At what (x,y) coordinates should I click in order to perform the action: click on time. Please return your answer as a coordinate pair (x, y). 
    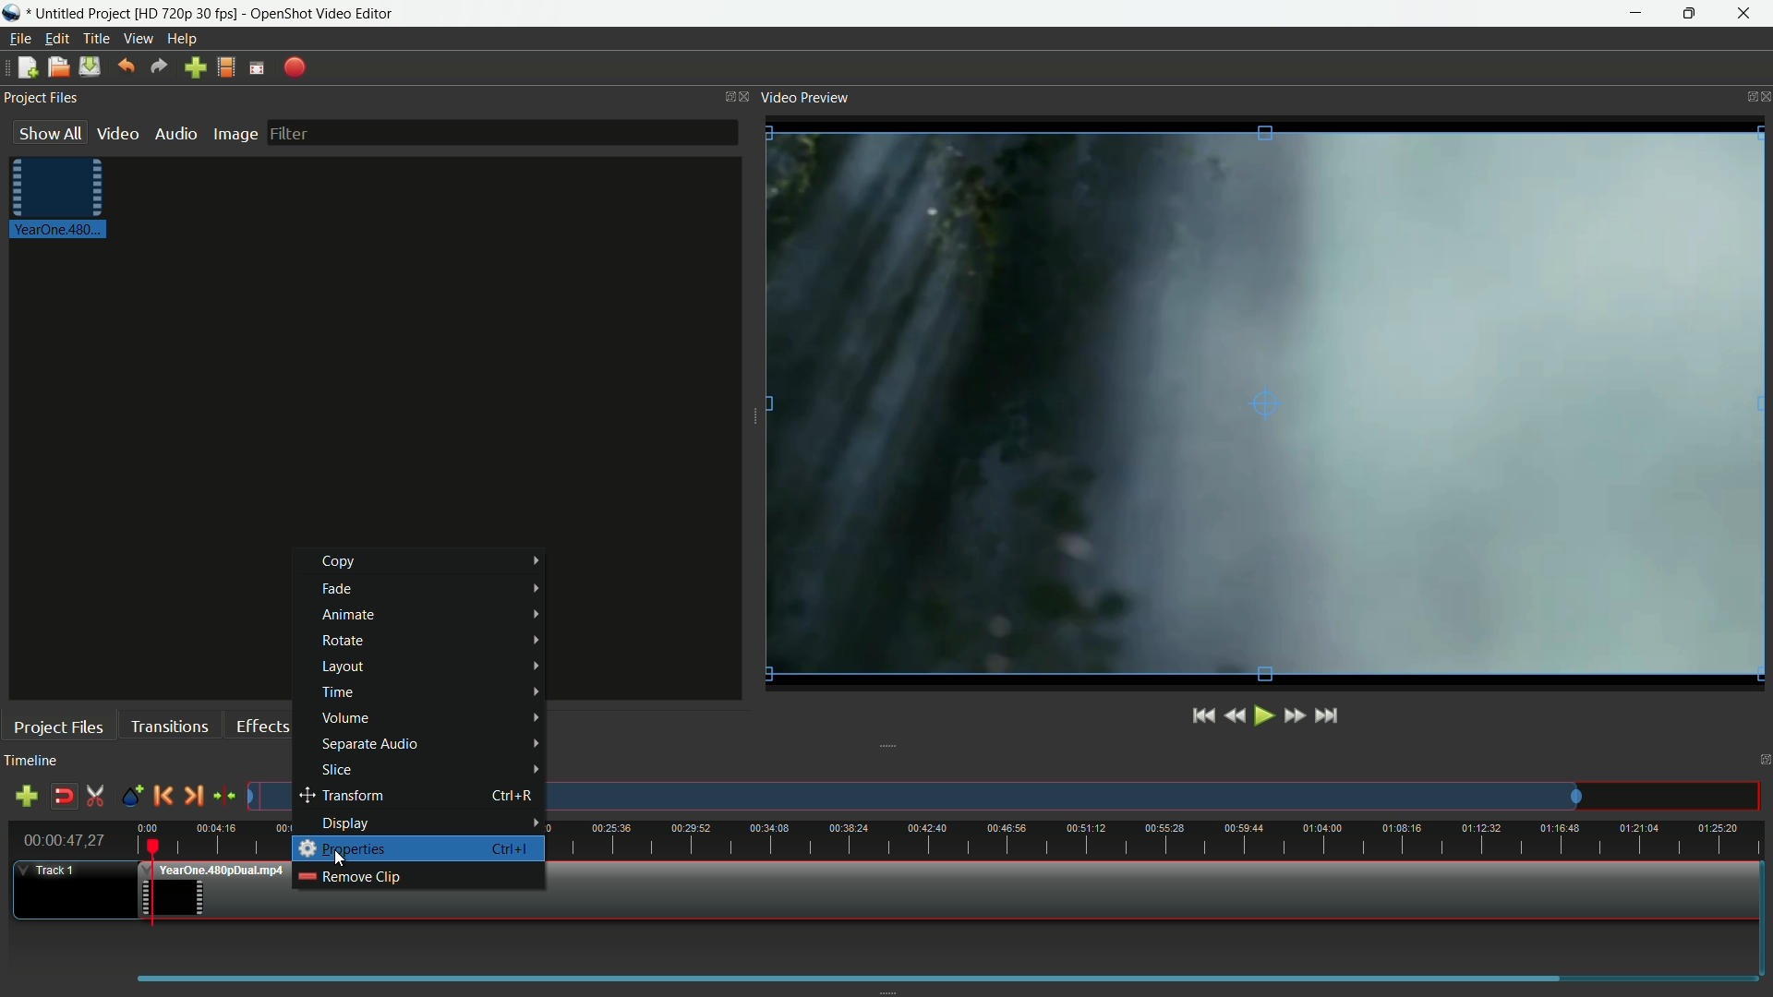
    Looking at the image, I should click on (431, 692).